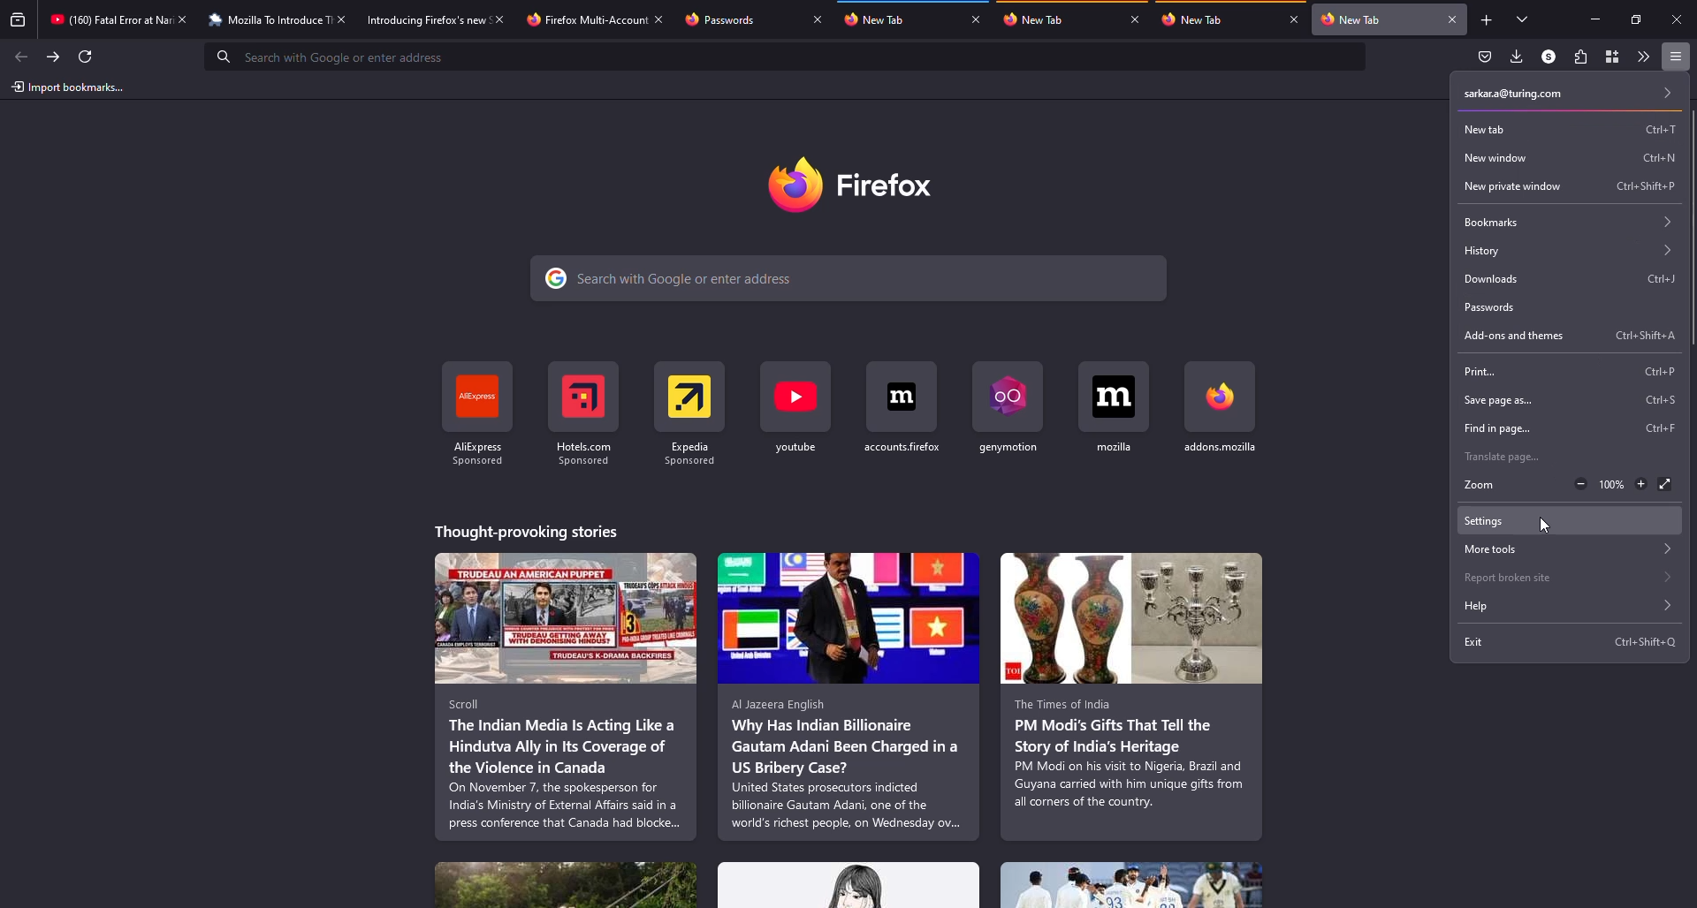  Describe the element at coordinates (1568, 374) in the screenshot. I see `print` at that location.